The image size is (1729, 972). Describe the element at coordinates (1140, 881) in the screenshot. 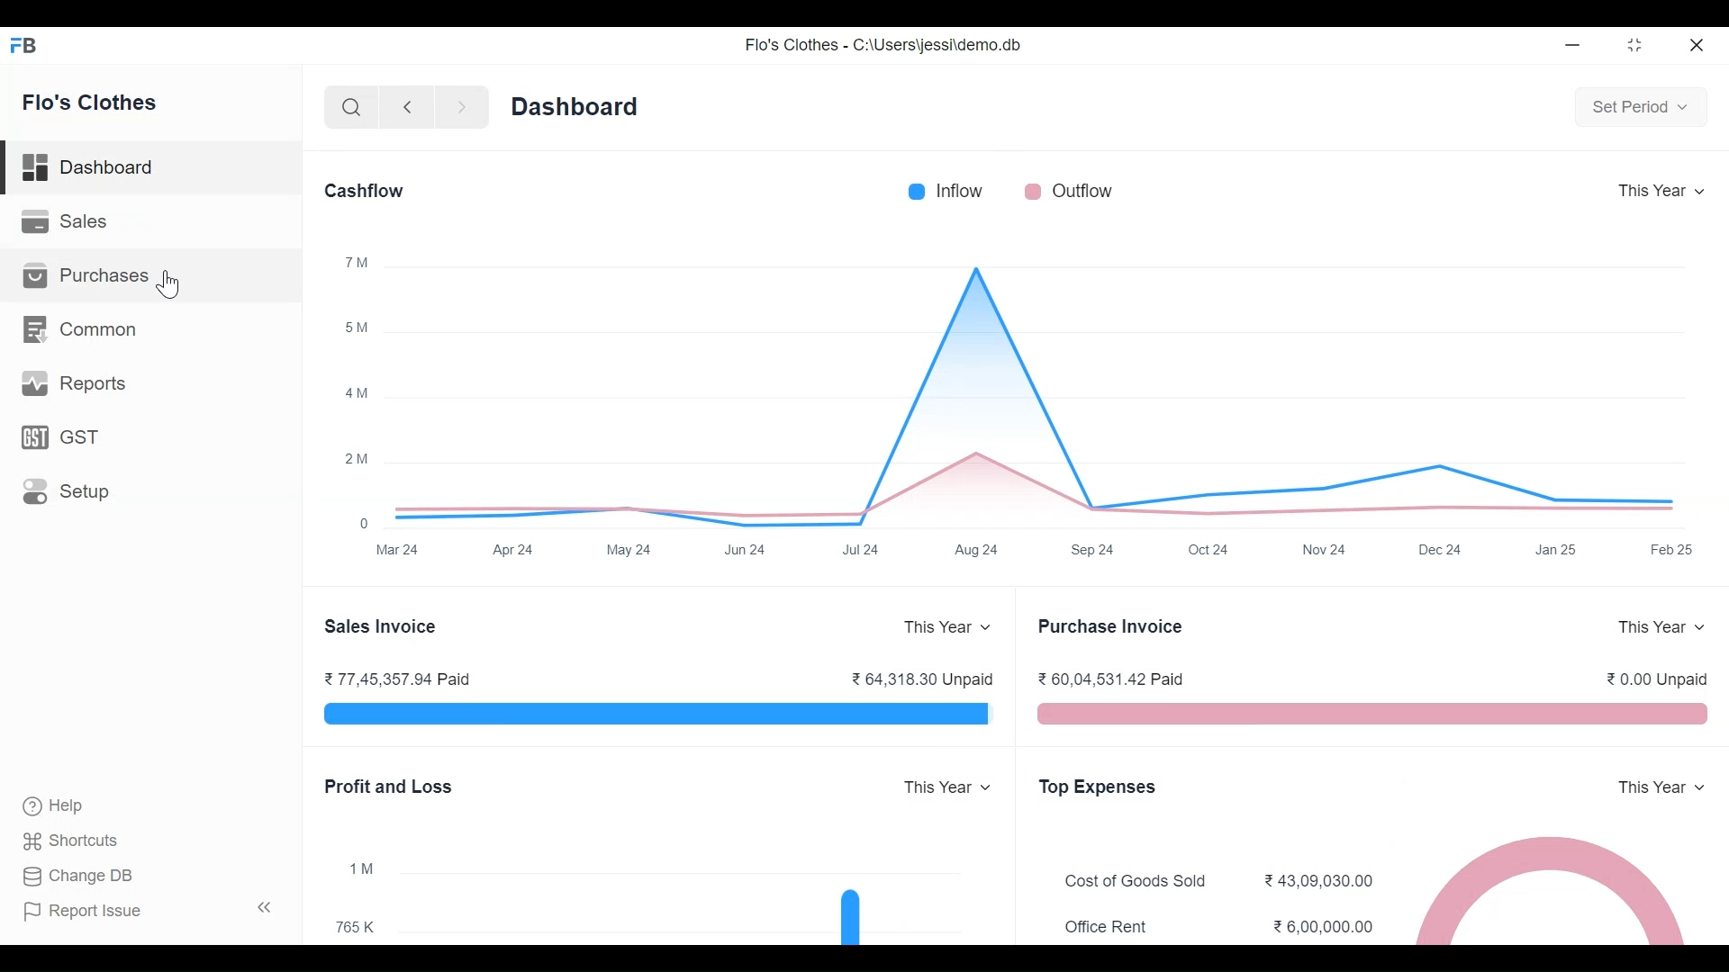

I see `Cost of Goods Sold` at that location.